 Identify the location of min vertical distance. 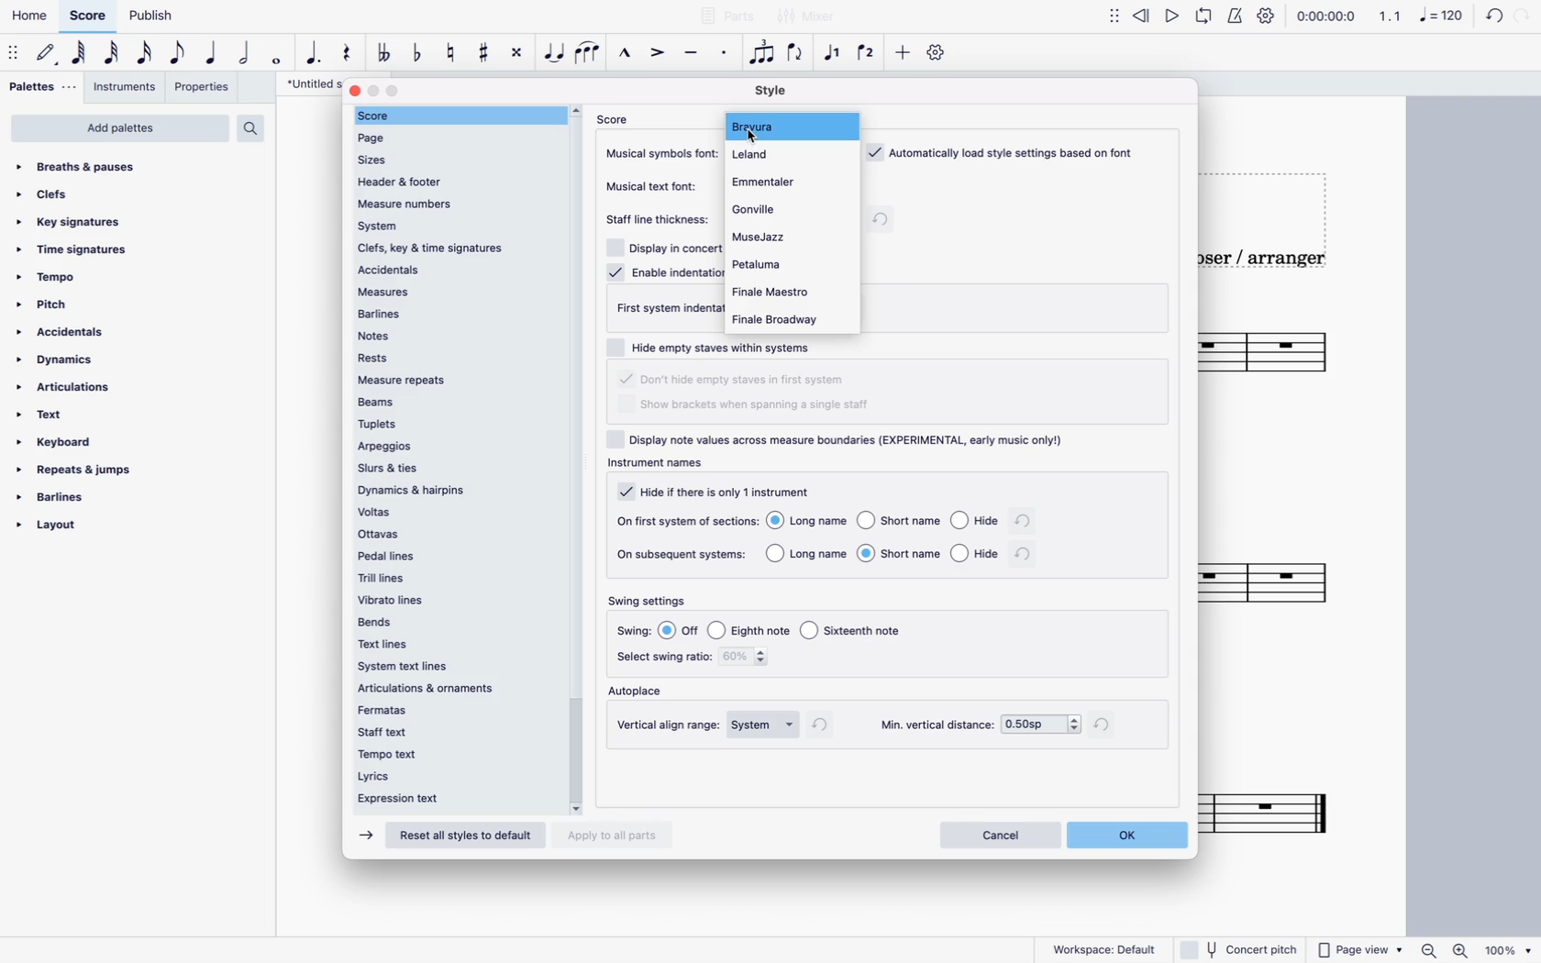
(935, 725).